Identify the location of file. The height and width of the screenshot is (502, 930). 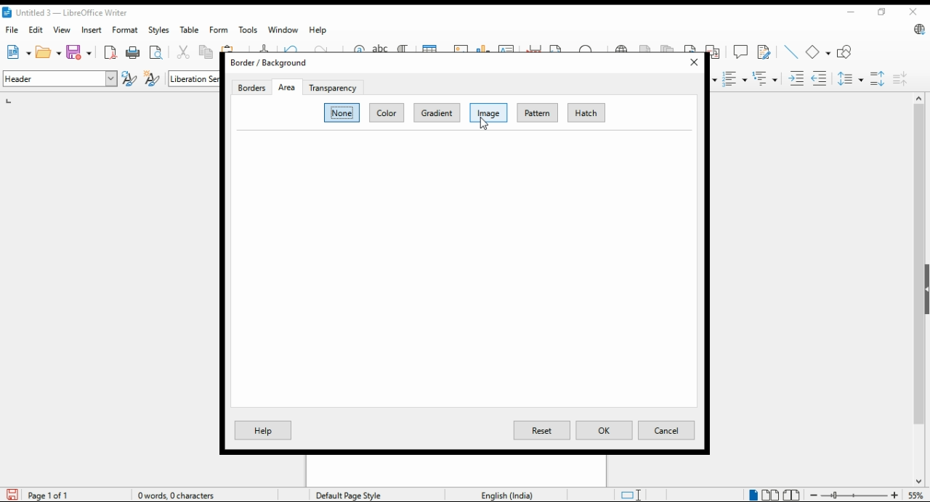
(12, 30).